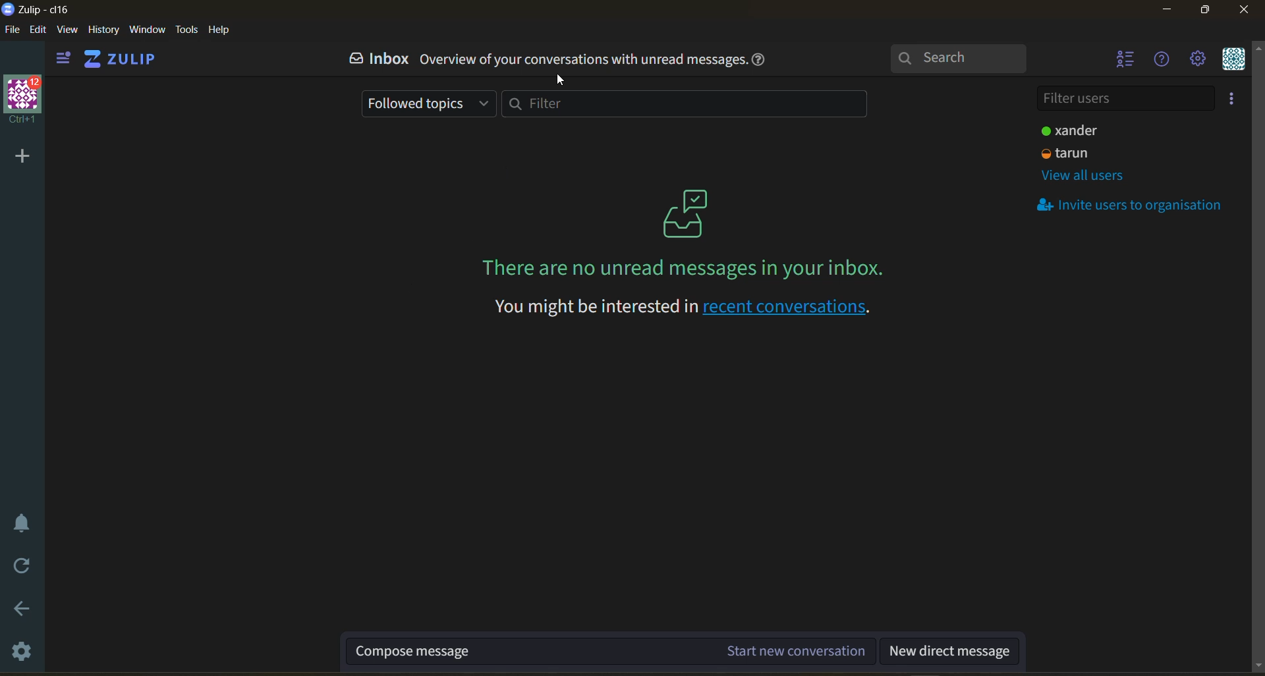 Image resolution: width=1265 pixels, height=676 pixels. Describe the element at coordinates (679, 102) in the screenshot. I see `filter` at that location.